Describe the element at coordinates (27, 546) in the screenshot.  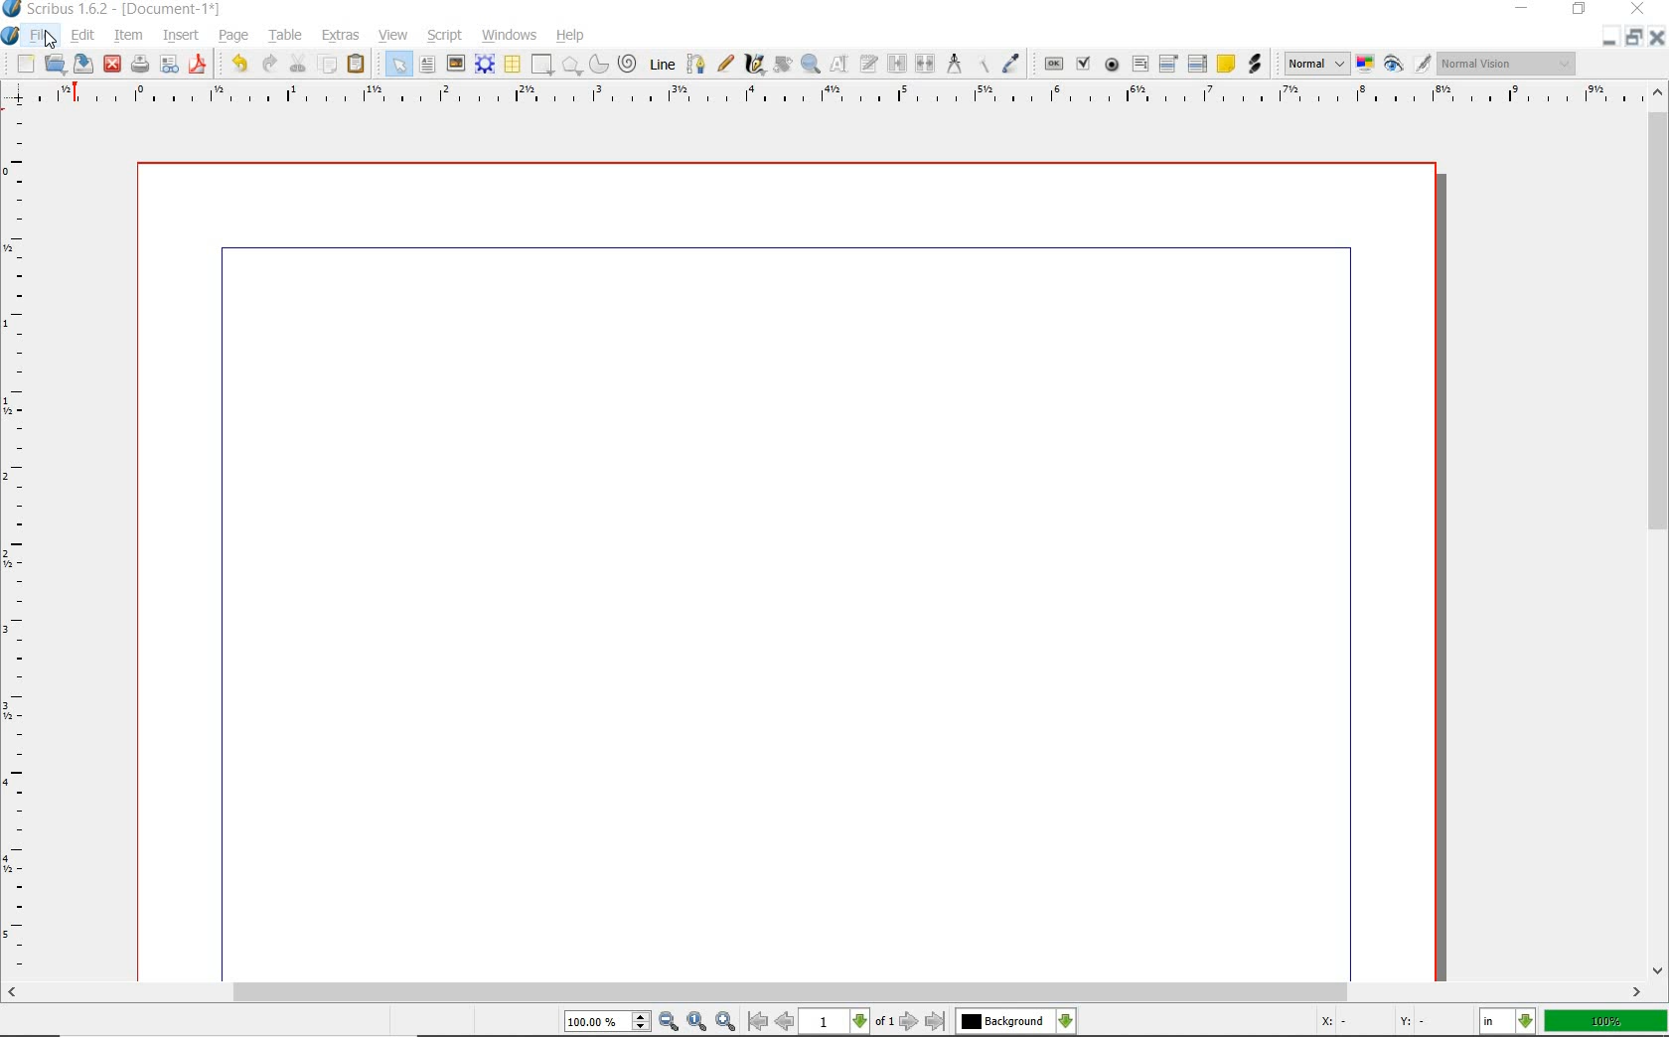
I see `ruler` at that location.